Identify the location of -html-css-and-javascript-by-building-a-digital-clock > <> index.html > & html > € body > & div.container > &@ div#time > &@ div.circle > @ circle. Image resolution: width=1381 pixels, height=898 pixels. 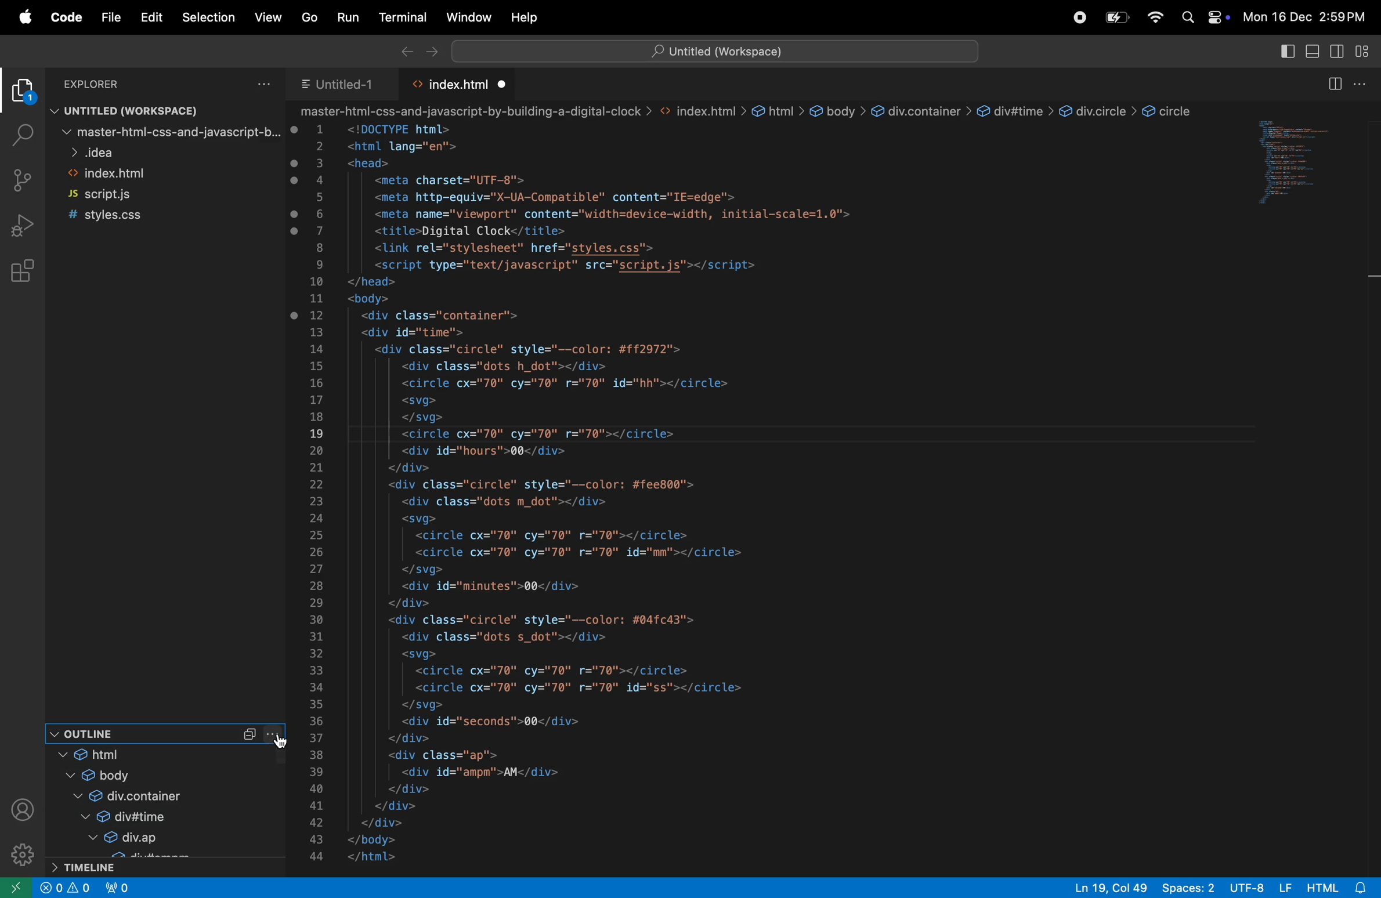
(751, 111).